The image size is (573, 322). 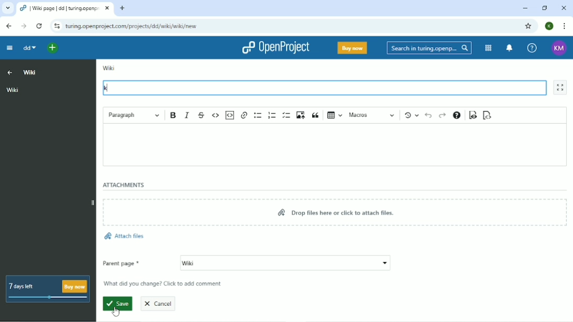 I want to click on Parent page, so click(x=125, y=263).